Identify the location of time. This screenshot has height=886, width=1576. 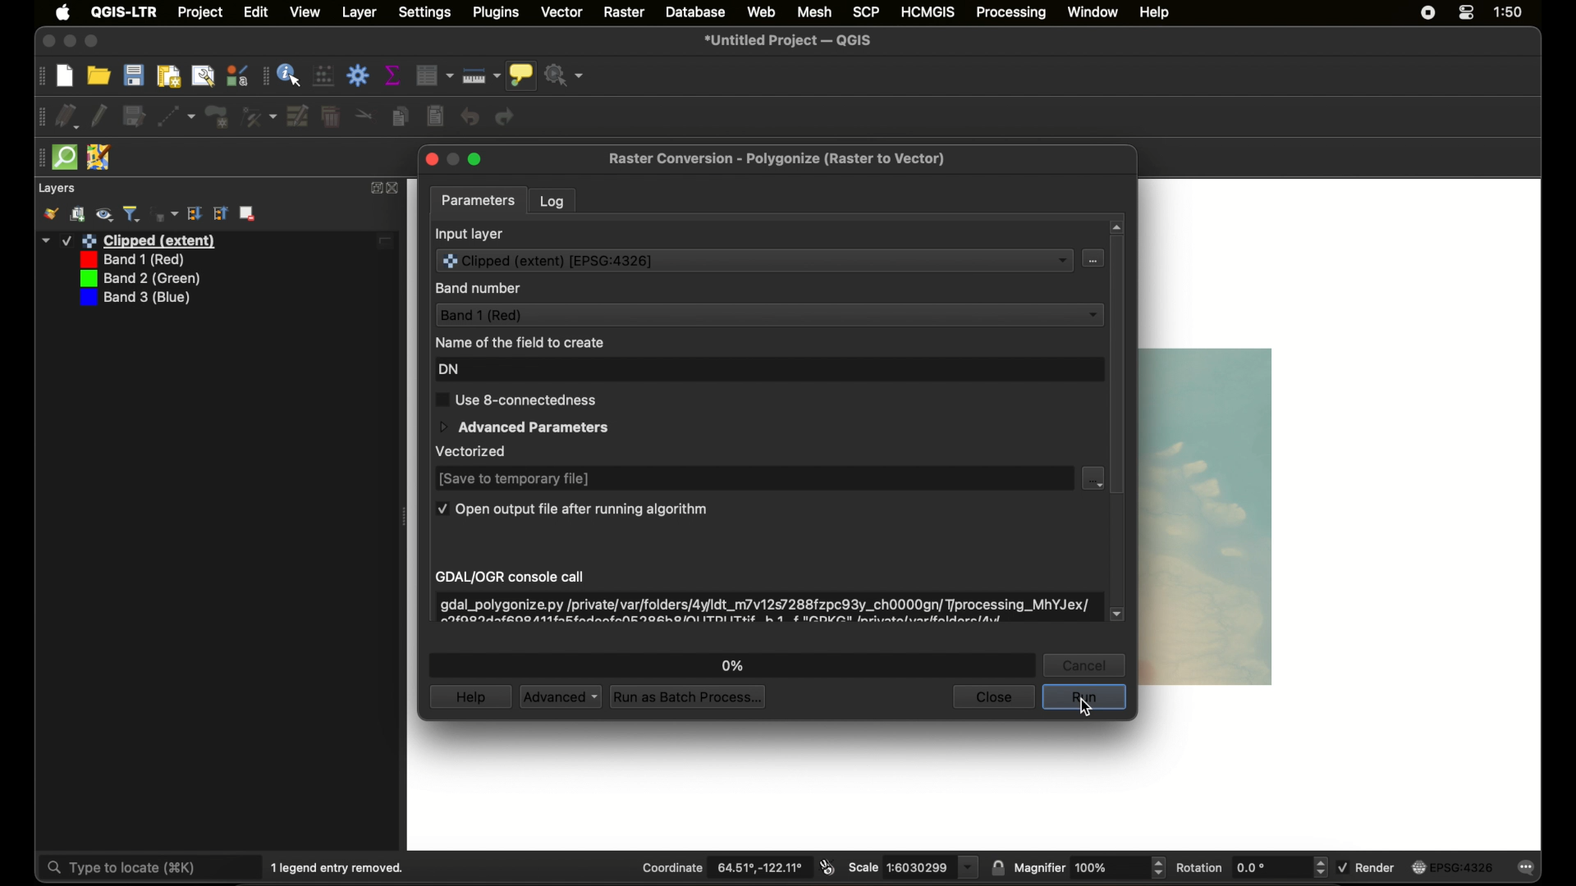
(1508, 12).